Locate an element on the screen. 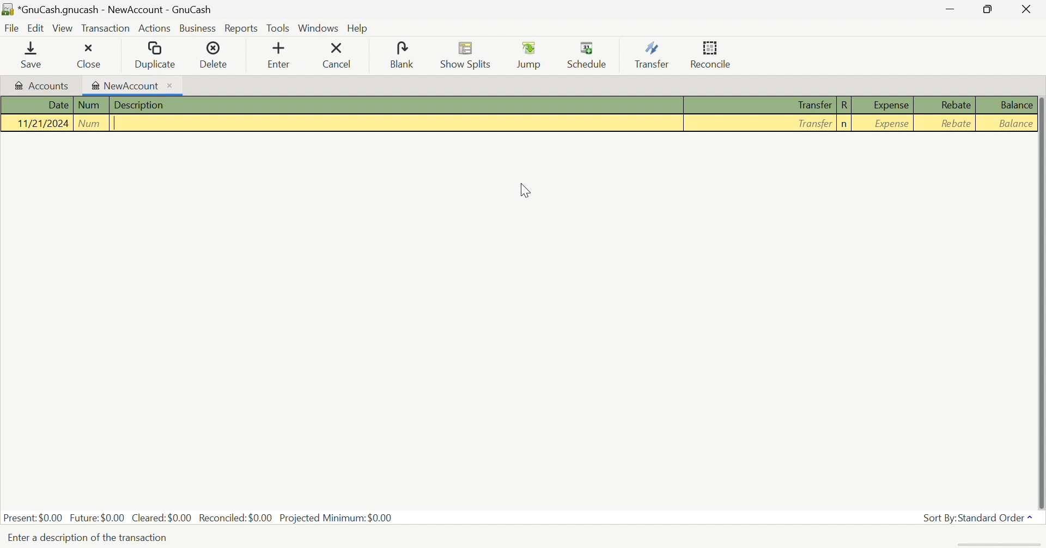 This screenshot has height=548, width=1046. 100.00 is located at coordinates (1018, 124).